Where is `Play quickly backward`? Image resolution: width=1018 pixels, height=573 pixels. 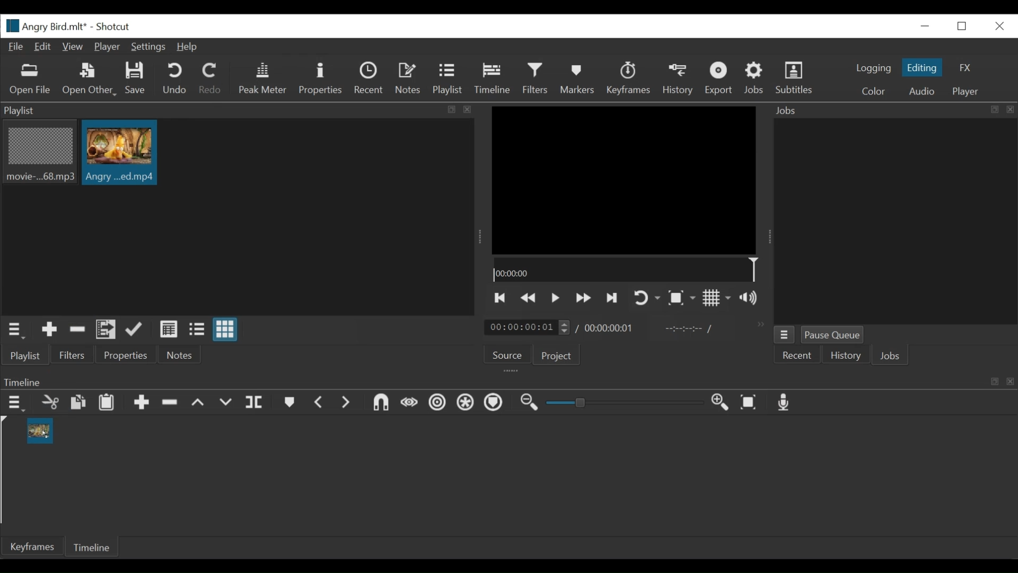
Play quickly backward is located at coordinates (530, 299).